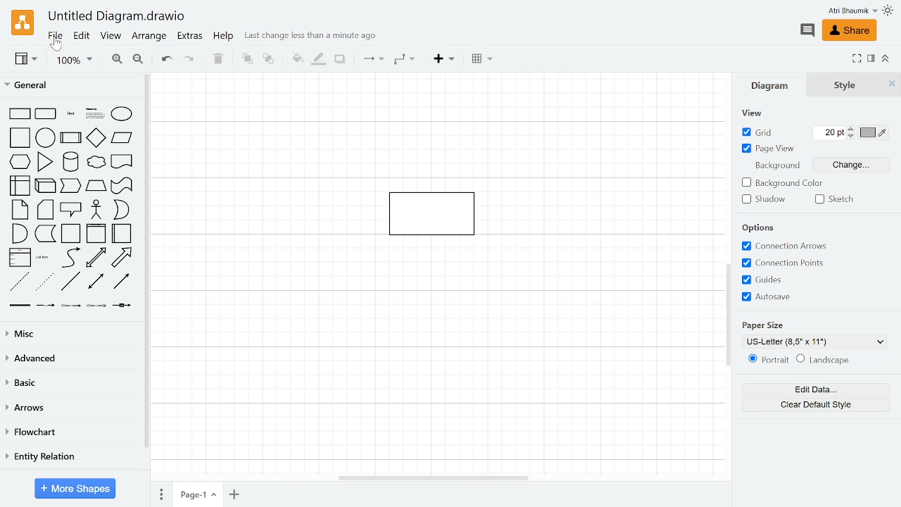 The height and width of the screenshot is (507, 901). I want to click on background color, so click(781, 184).